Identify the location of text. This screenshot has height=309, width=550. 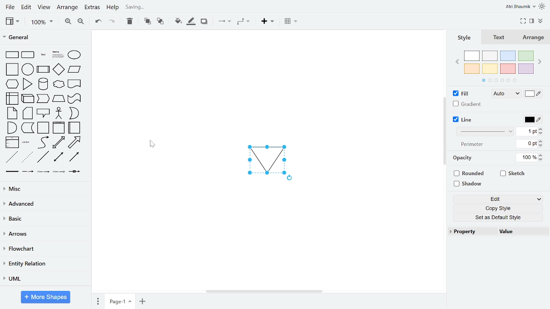
(499, 37).